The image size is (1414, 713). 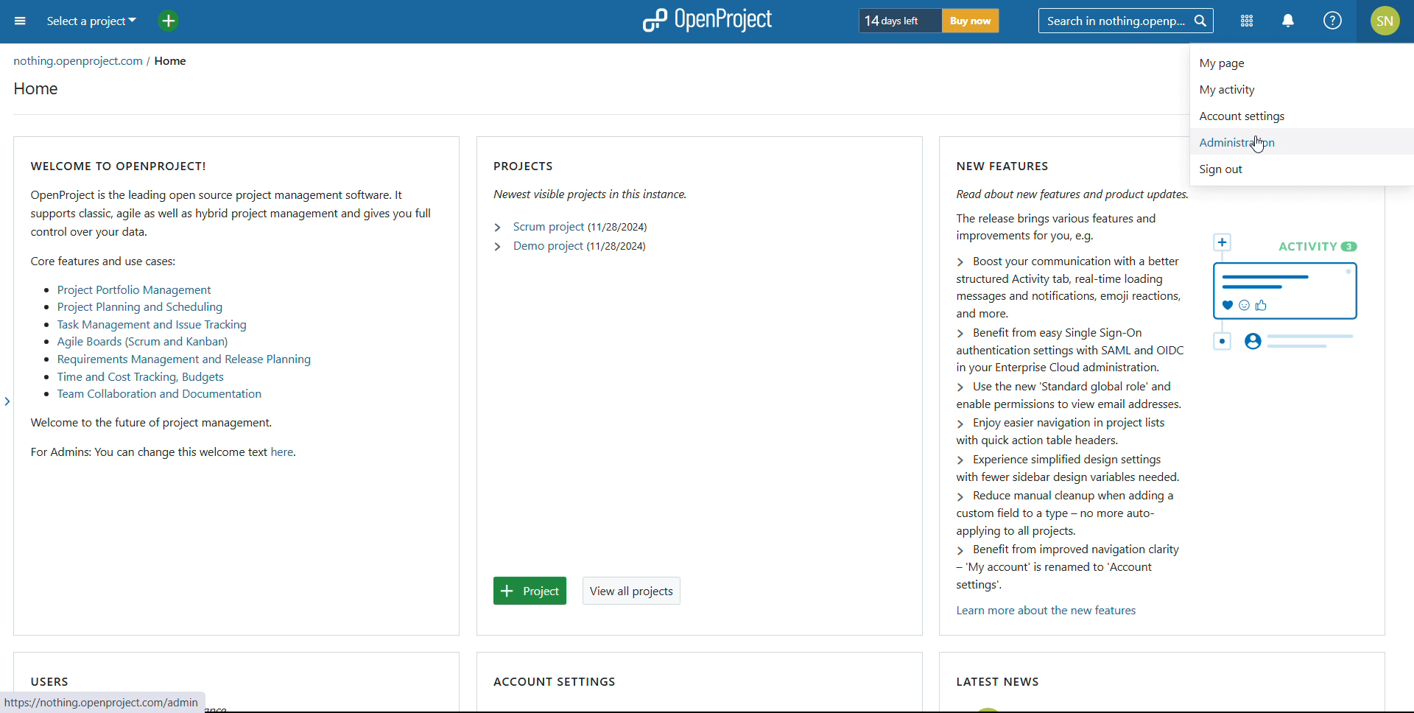 I want to click on home, so click(x=175, y=63).